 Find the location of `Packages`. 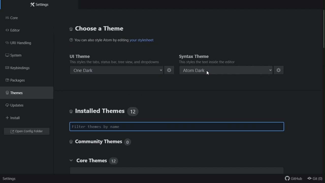

Packages is located at coordinates (19, 81).